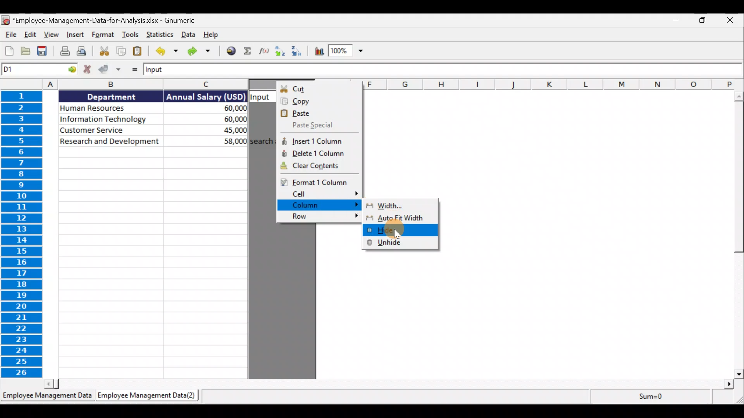 Image resolution: width=744 pixels, height=418 pixels. I want to click on Scroll bar, so click(739, 235).